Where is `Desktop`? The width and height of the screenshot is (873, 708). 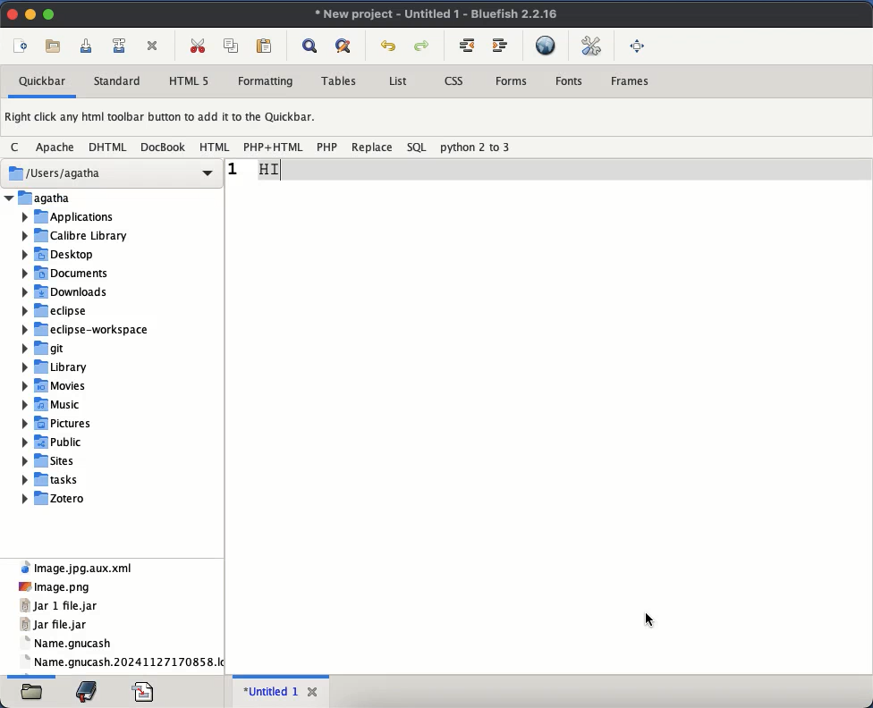
Desktop is located at coordinates (57, 255).